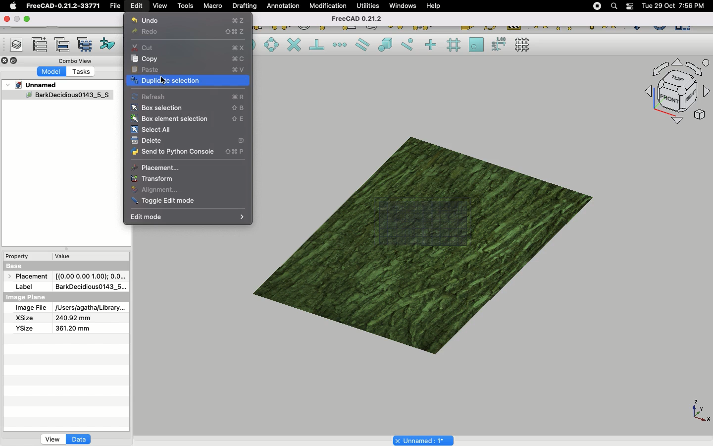 This screenshot has width=713, height=446. I want to click on Project name, so click(424, 440).